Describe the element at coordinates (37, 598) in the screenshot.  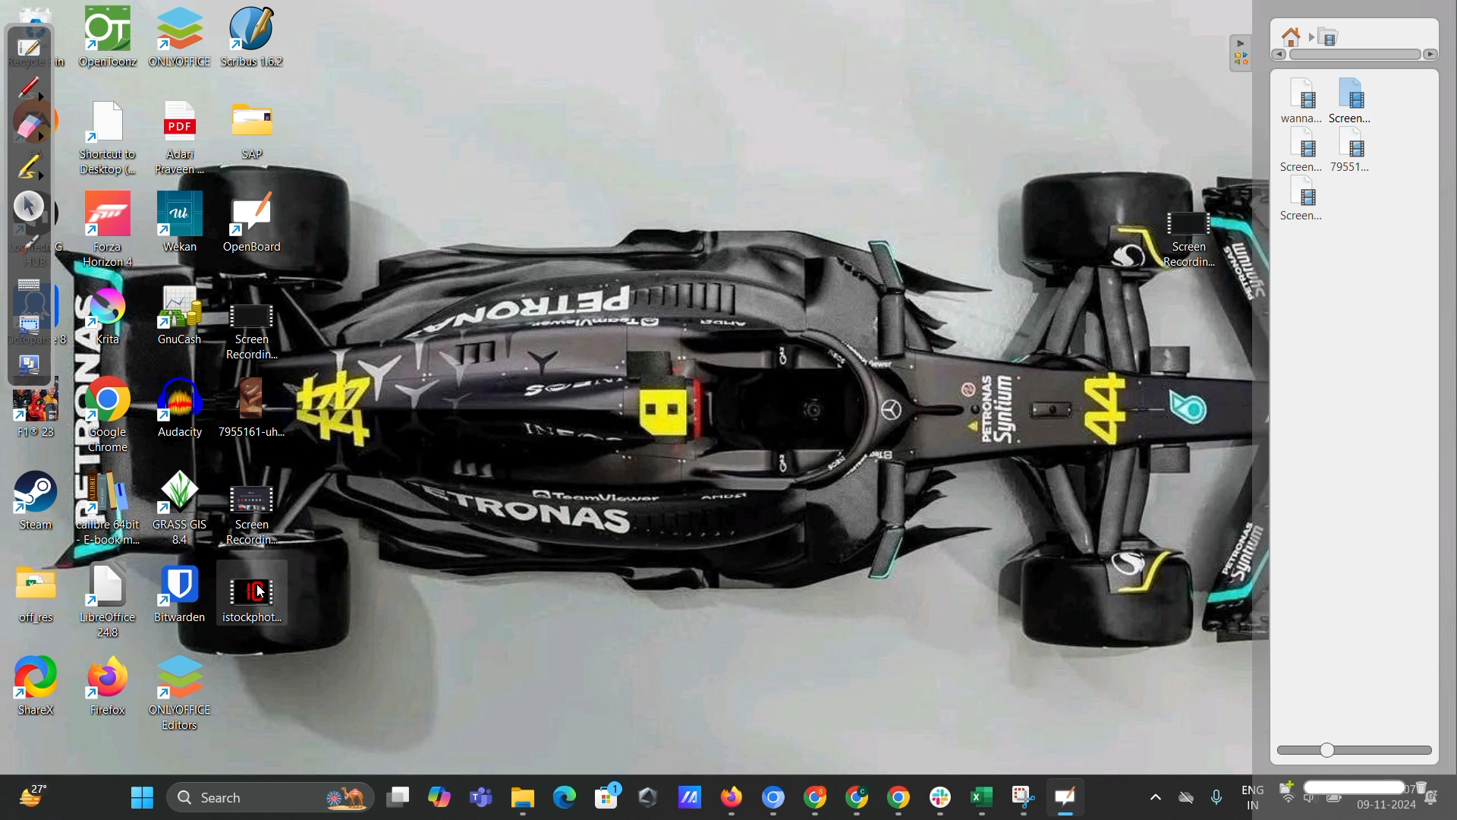
I see `off_res` at that location.